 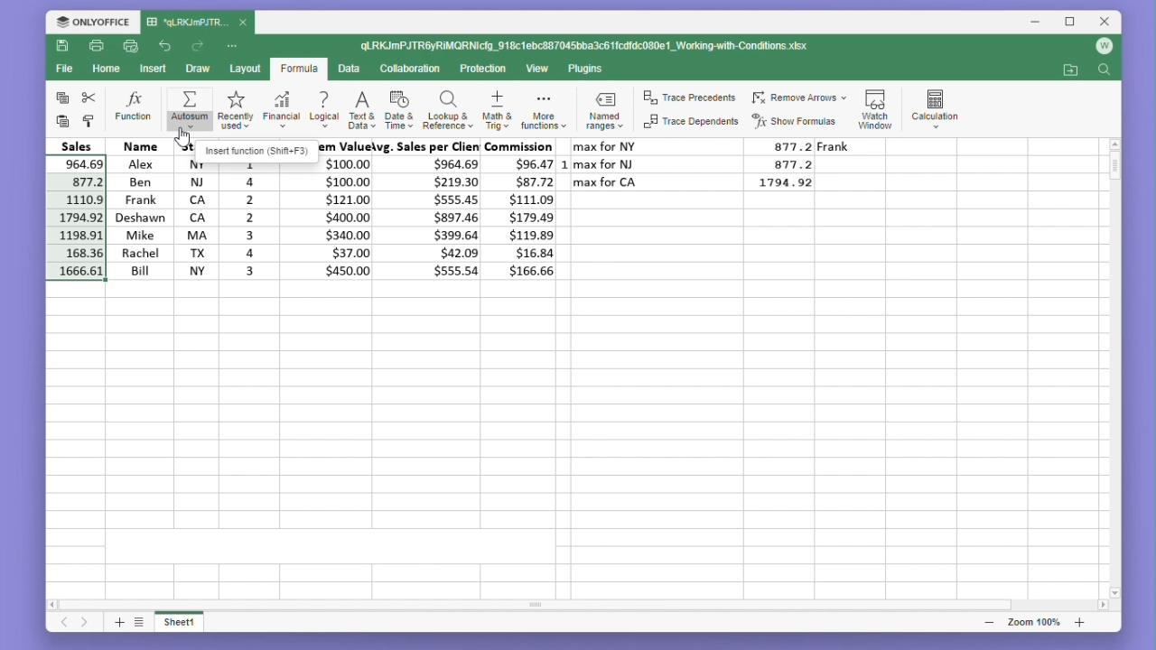 I want to click on Data, so click(x=348, y=69).